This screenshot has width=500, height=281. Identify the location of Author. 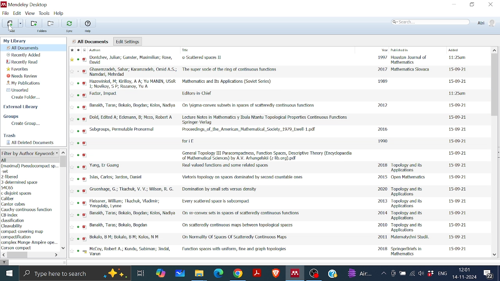
(134, 106).